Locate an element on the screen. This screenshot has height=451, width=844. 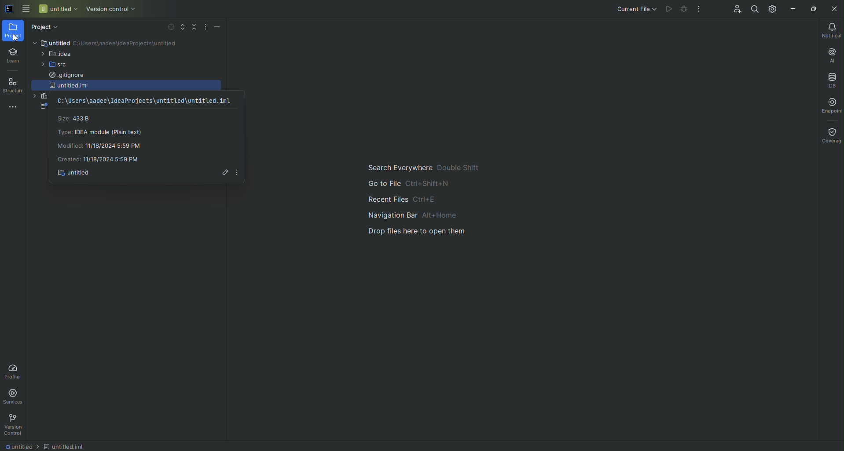
untitled is located at coordinates (74, 85).